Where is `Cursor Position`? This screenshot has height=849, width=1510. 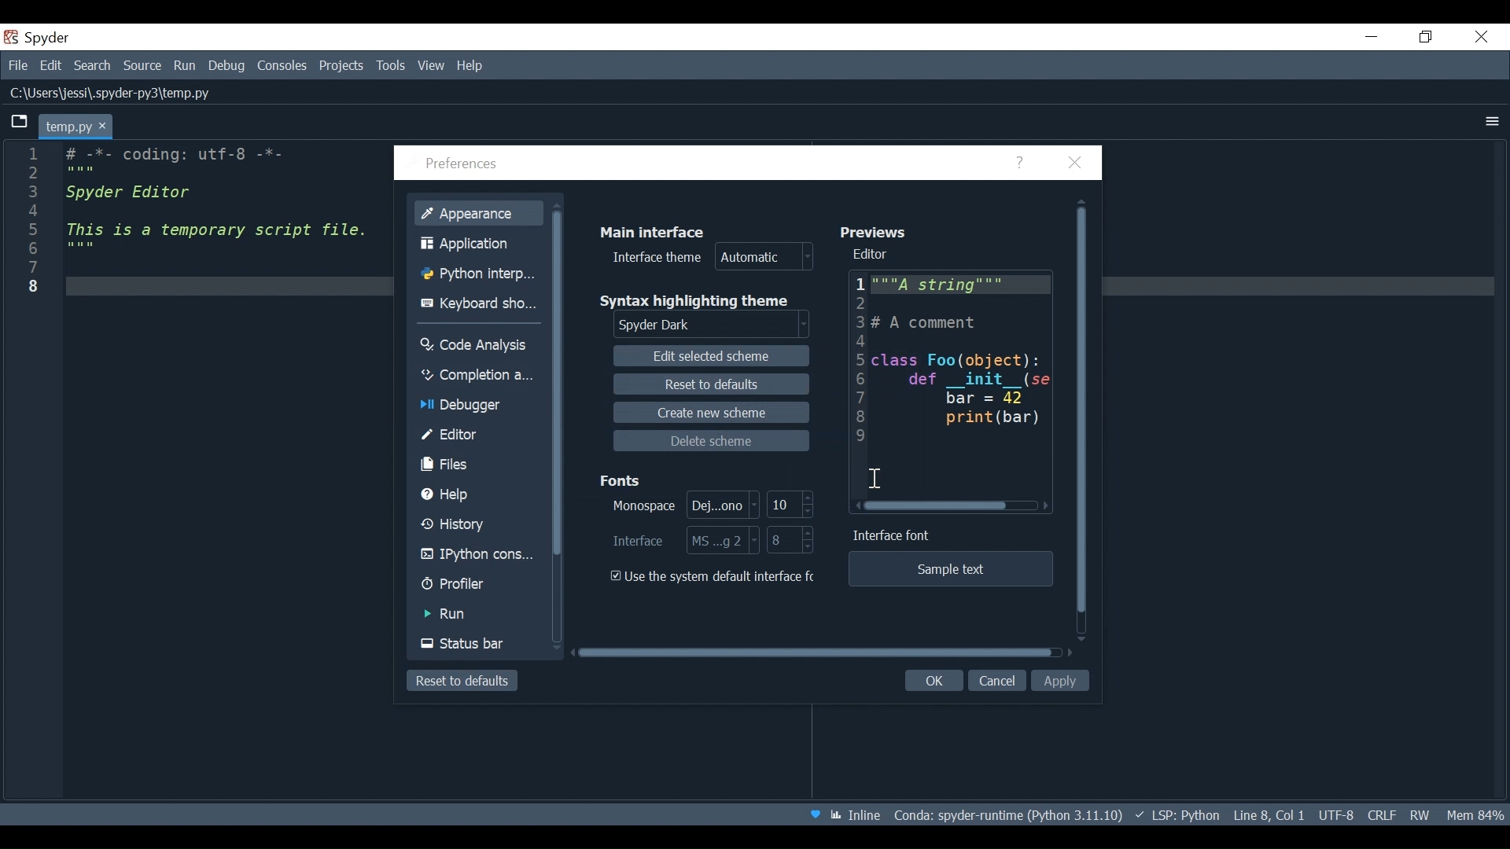
Cursor Position is located at coordinates (1269, 815).